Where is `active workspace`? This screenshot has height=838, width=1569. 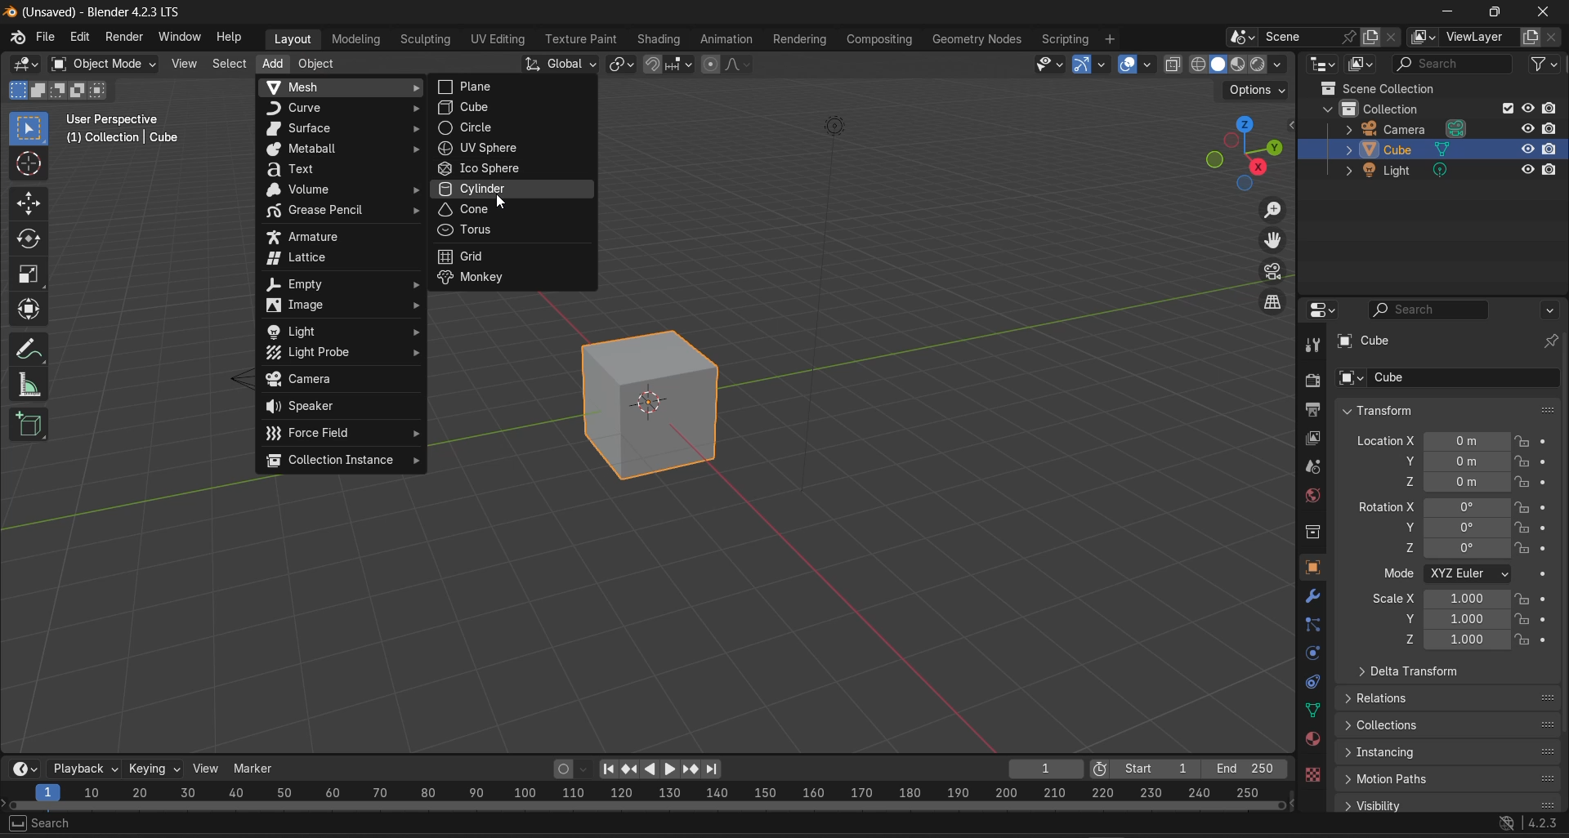
active workspace is located at coordinates (1424, 38).